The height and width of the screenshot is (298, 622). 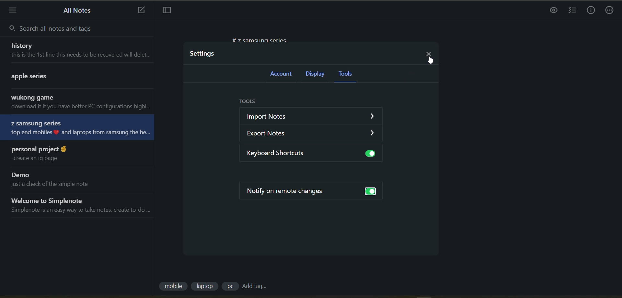 What do you see at coordinates (167, 10) in the screenshot?
I see `toggle focus mode` at bounding box center [167, 10].